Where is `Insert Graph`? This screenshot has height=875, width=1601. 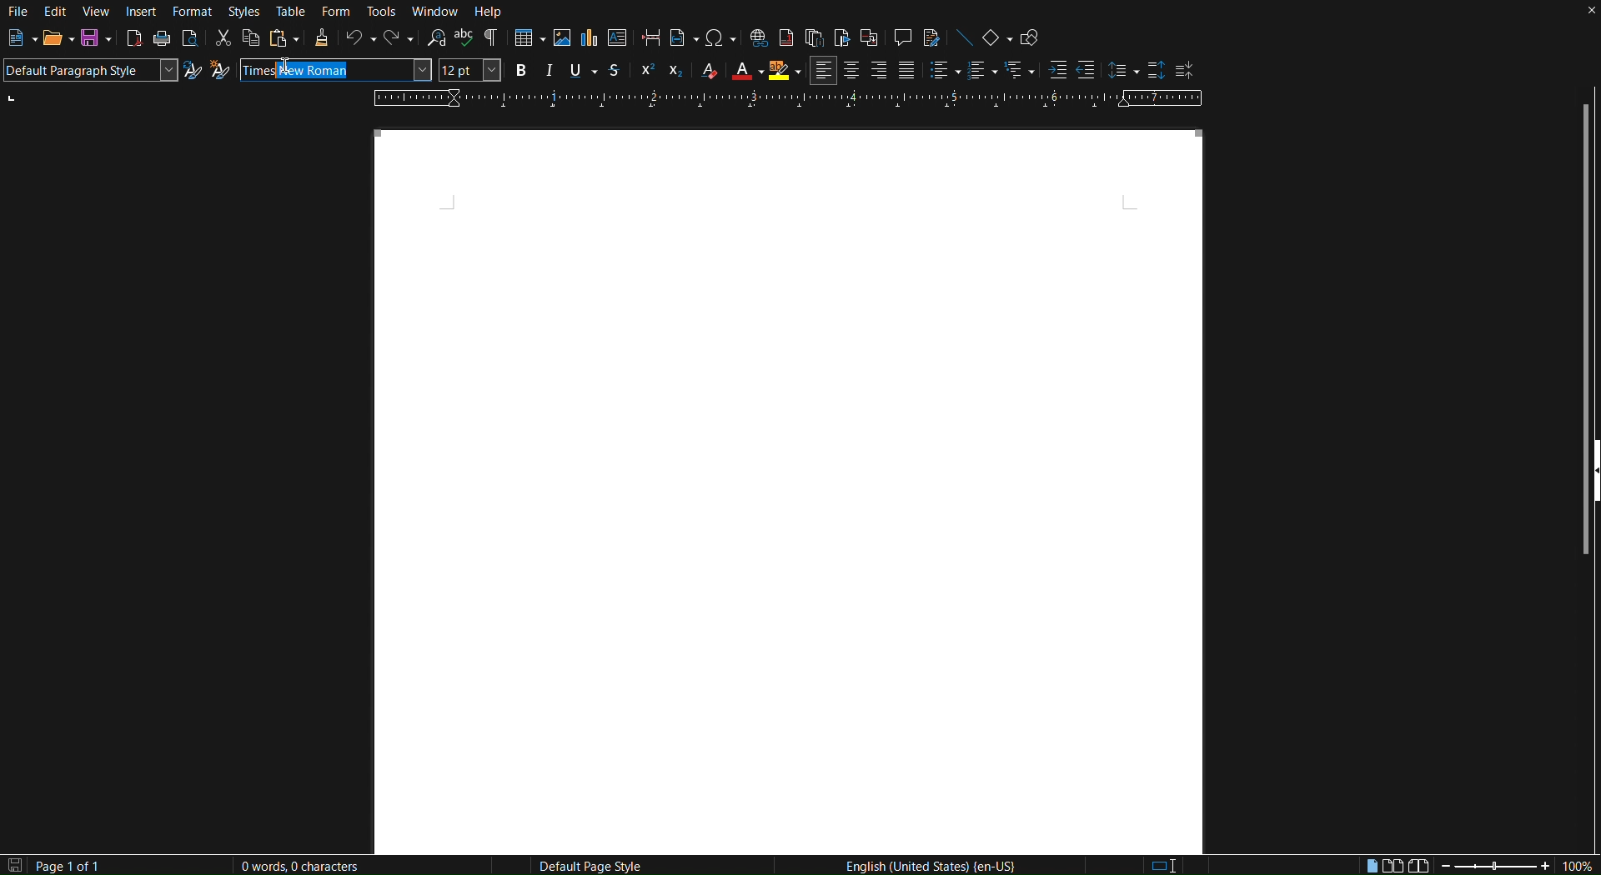 Insert Graph is located at coordinates (590, 37).